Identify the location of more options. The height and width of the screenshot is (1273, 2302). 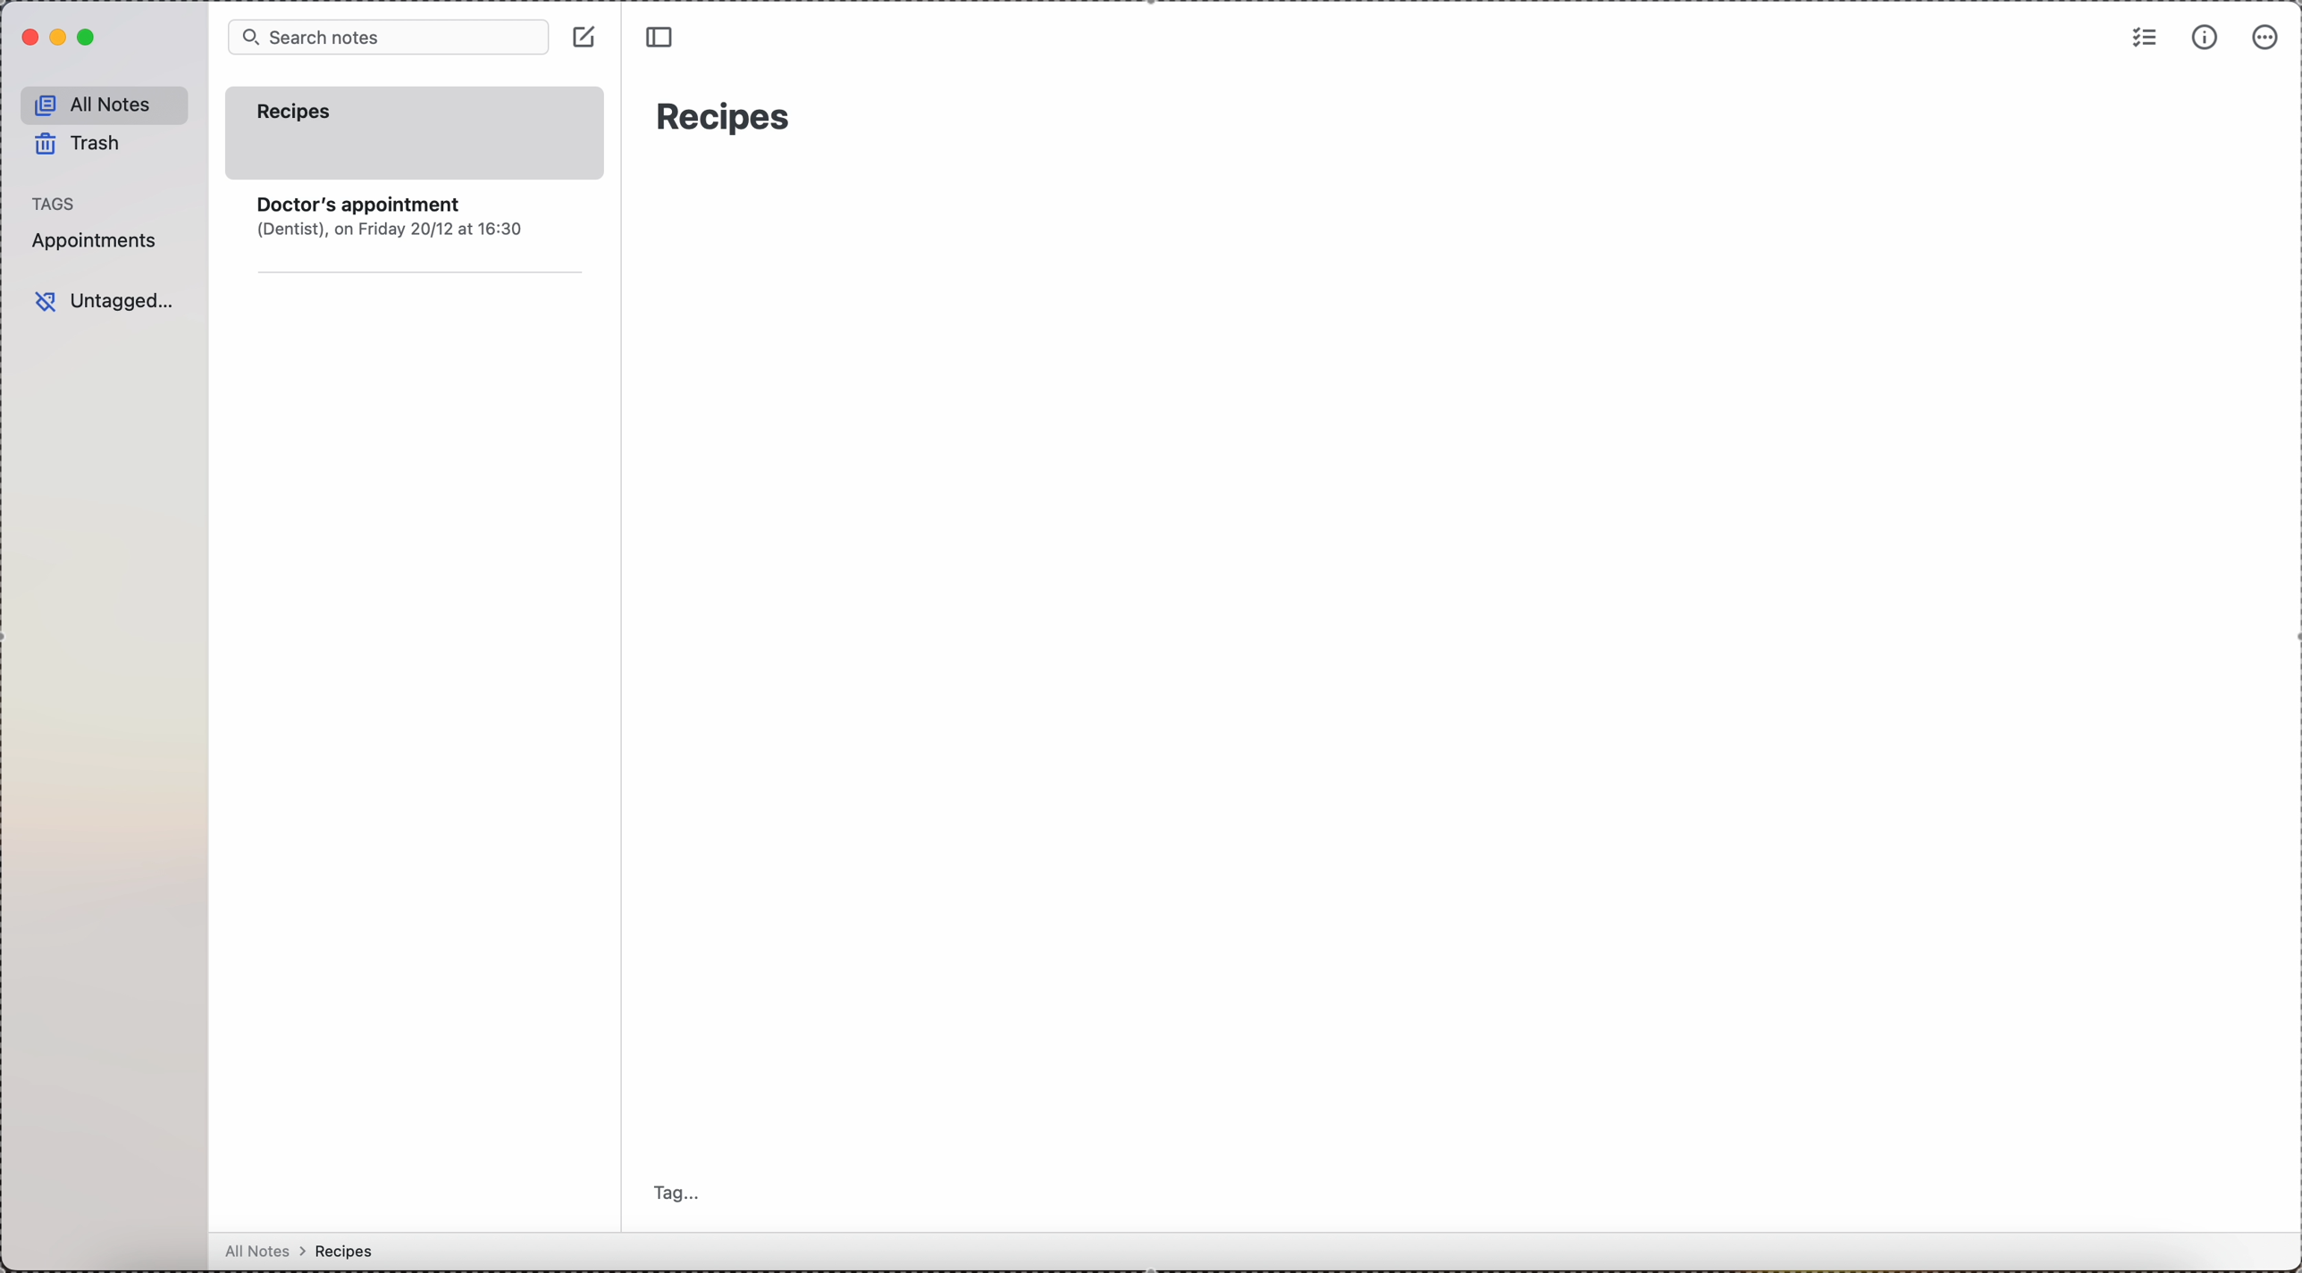
(2263, 38).